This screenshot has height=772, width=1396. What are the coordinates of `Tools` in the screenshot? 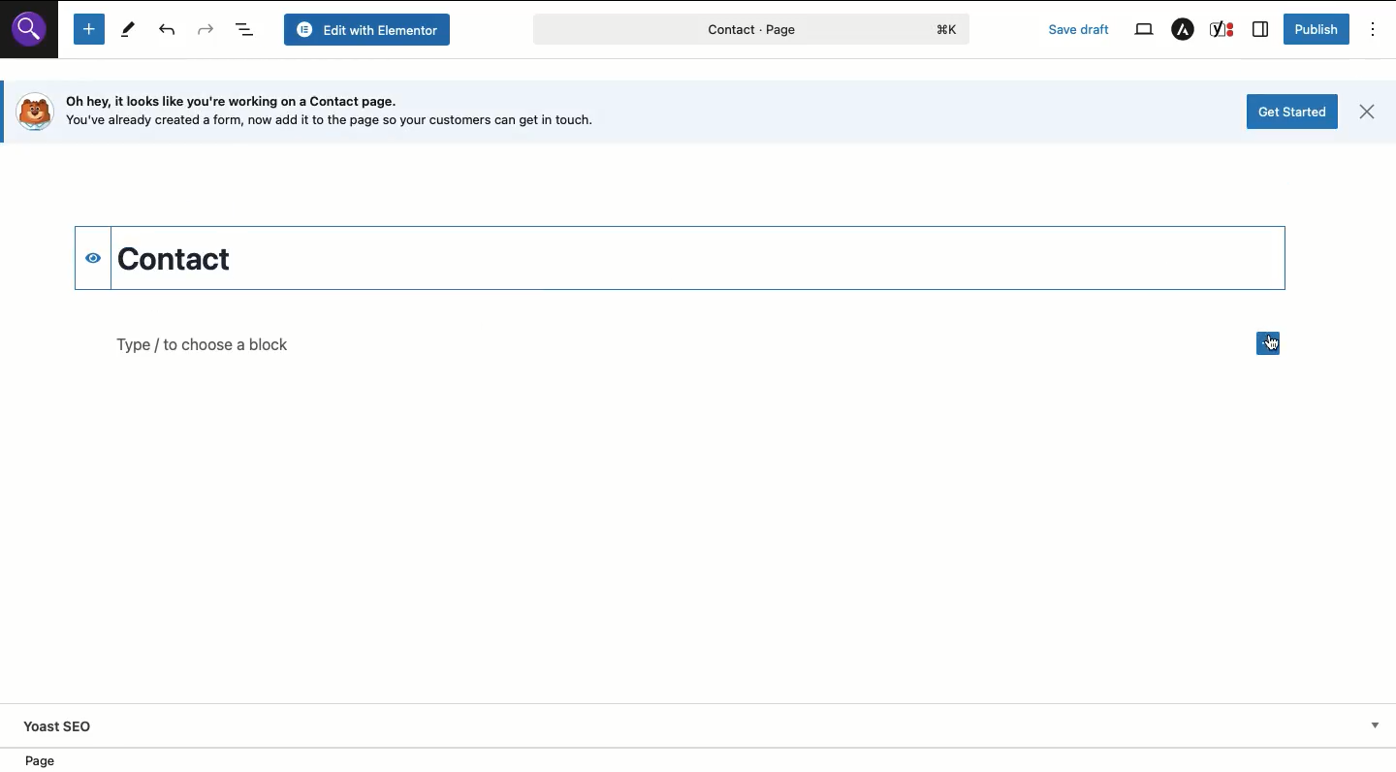 It's located at (126, 29).